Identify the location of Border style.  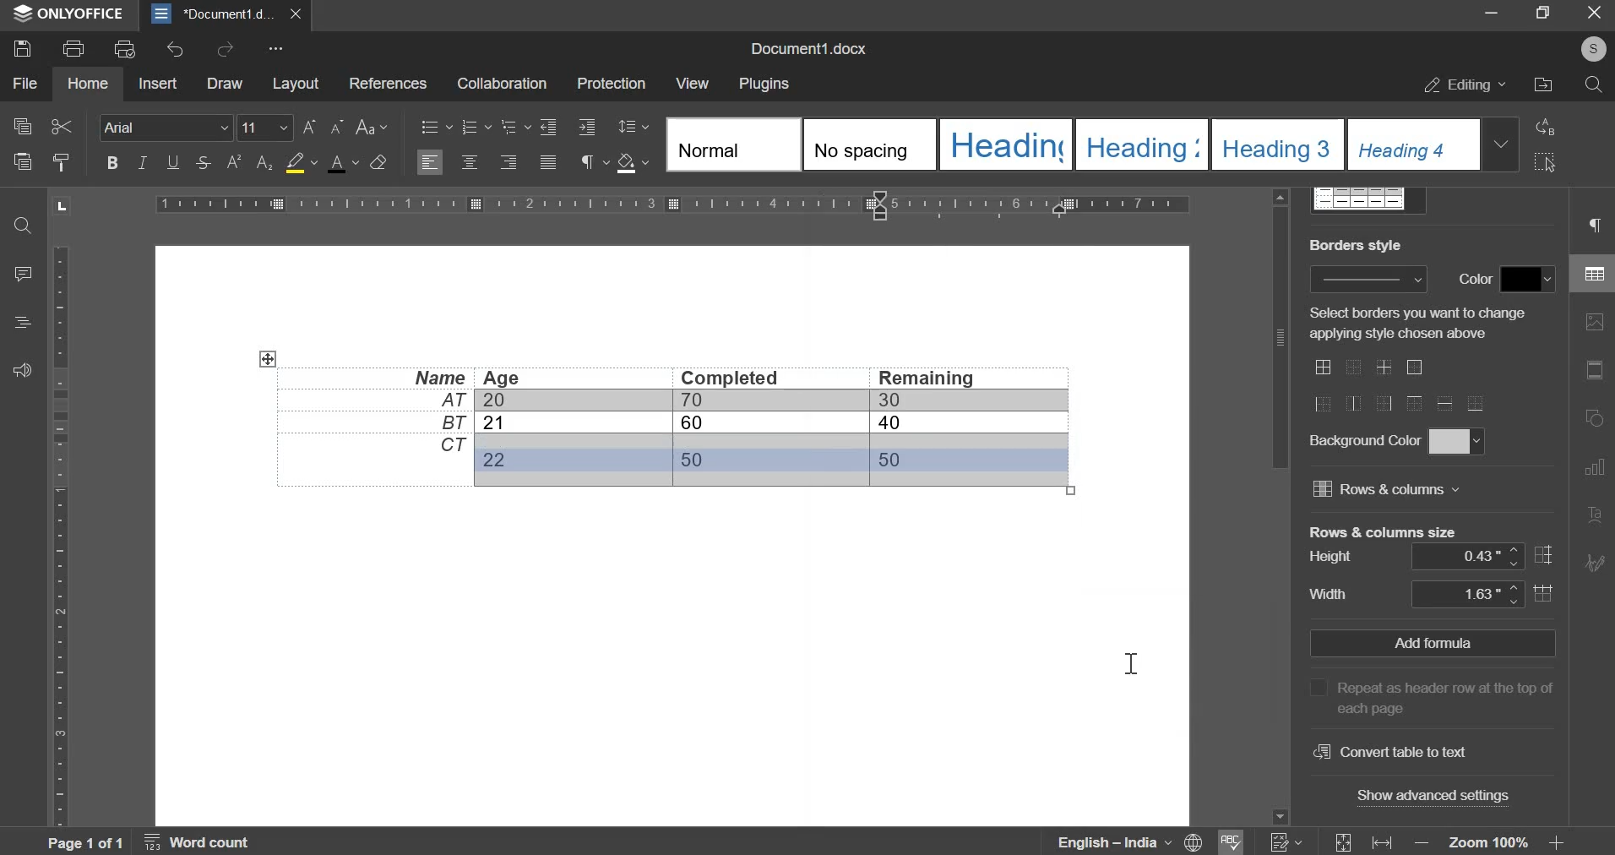
(1368, 279).